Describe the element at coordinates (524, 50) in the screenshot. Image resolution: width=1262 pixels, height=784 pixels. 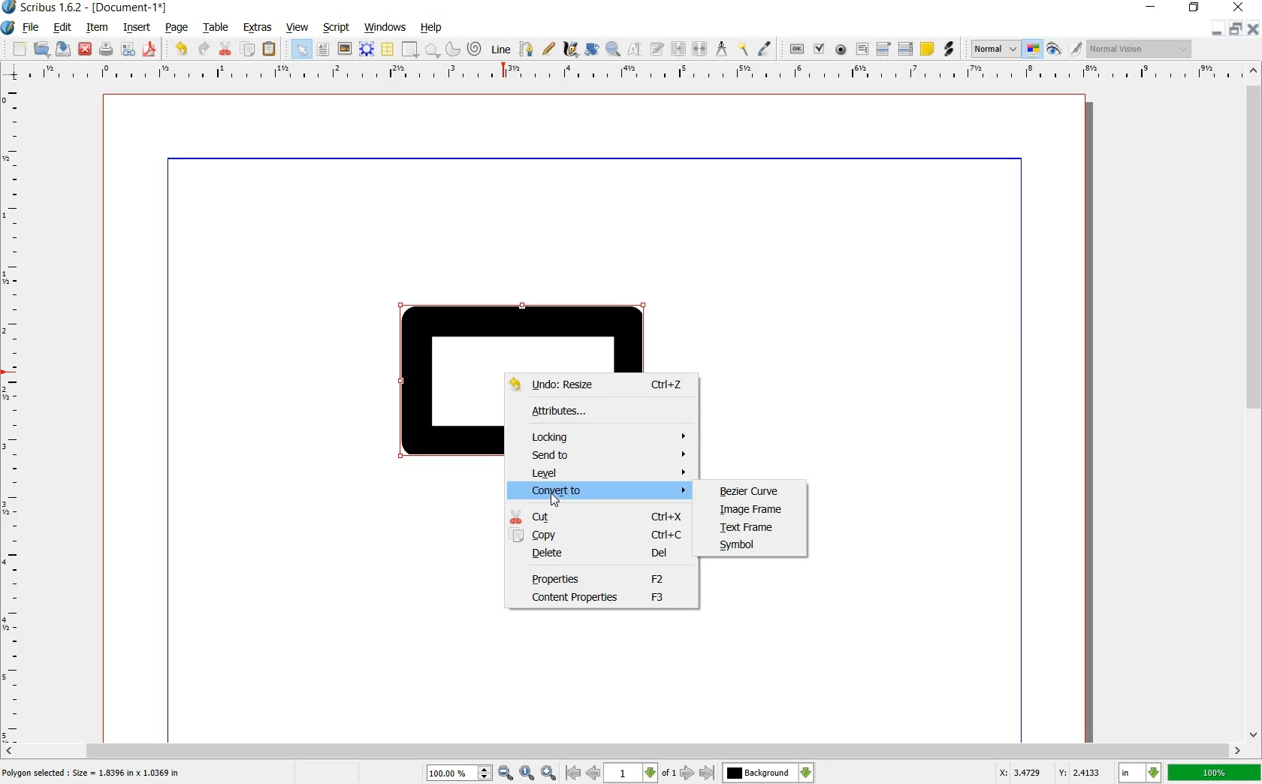
I see `bezier curve` at that location.